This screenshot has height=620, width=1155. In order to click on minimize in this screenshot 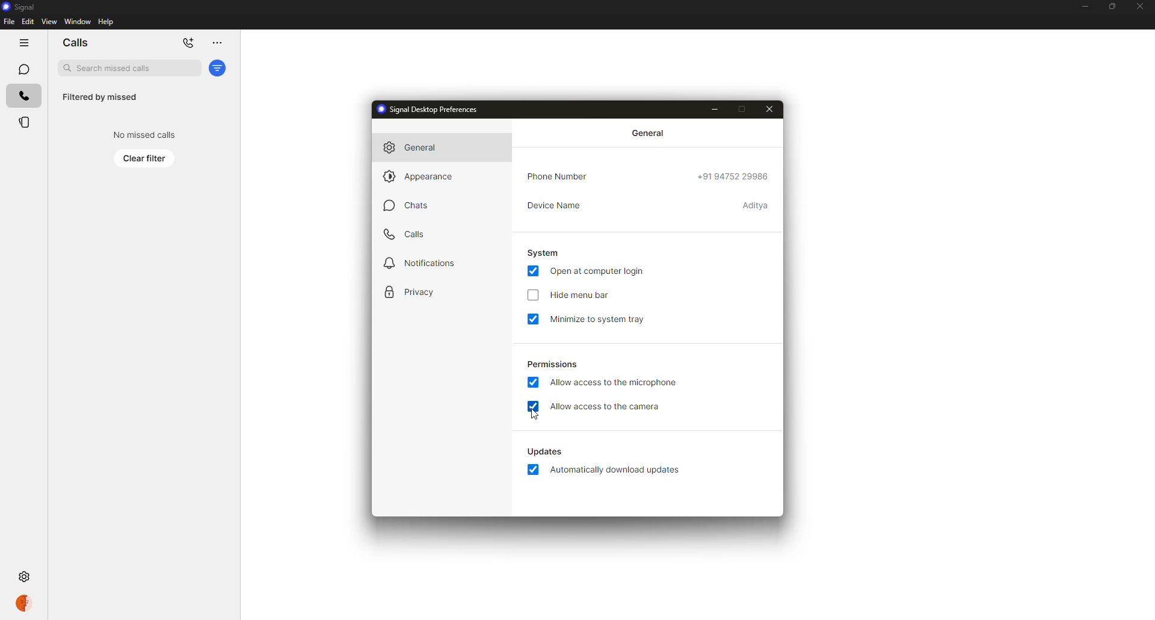, I will do `click(715, 110)`.